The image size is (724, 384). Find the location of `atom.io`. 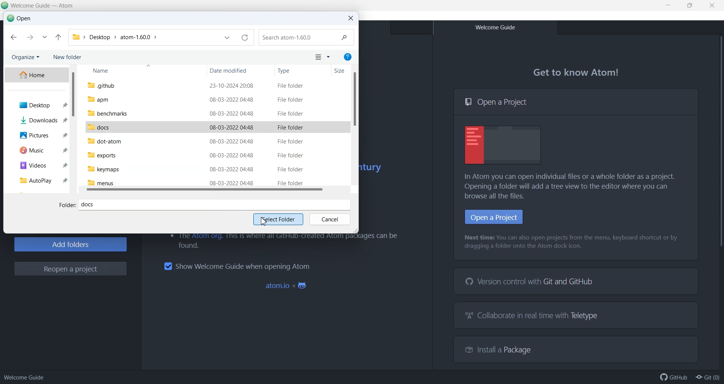

atom.io is located at coordinates (287, 286).